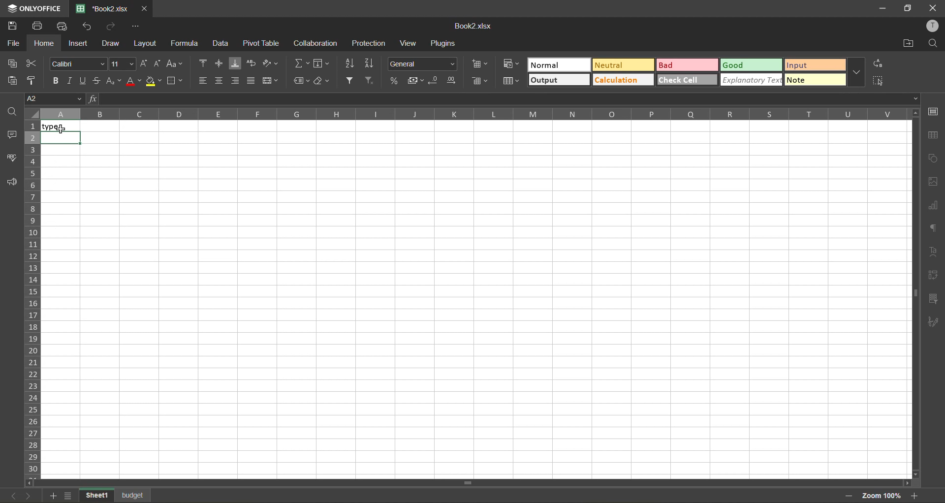 The image size is (945, 503). I want to click on output, so click(560, 79).